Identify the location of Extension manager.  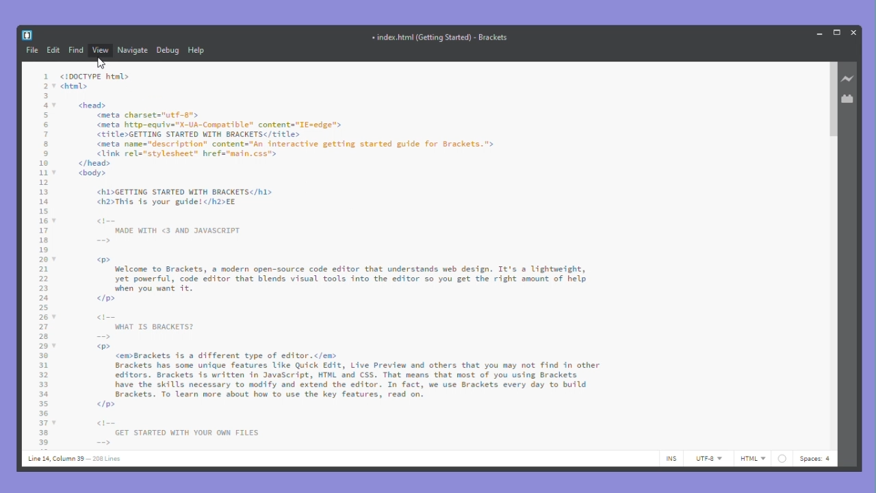
(849, 99).